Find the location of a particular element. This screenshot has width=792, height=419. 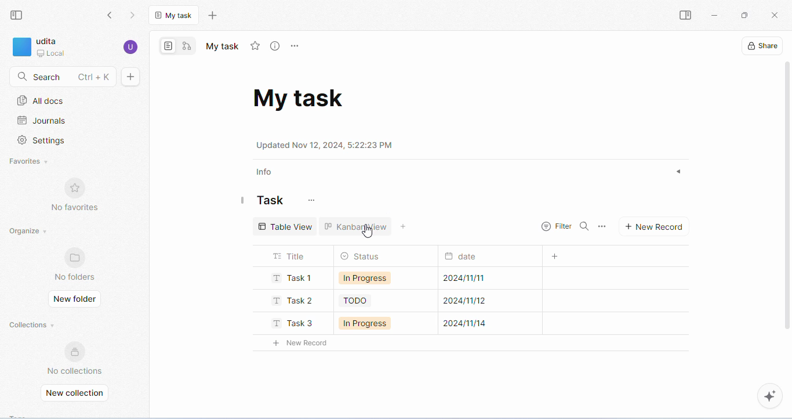

all docs is located at coordinates (41, 100).